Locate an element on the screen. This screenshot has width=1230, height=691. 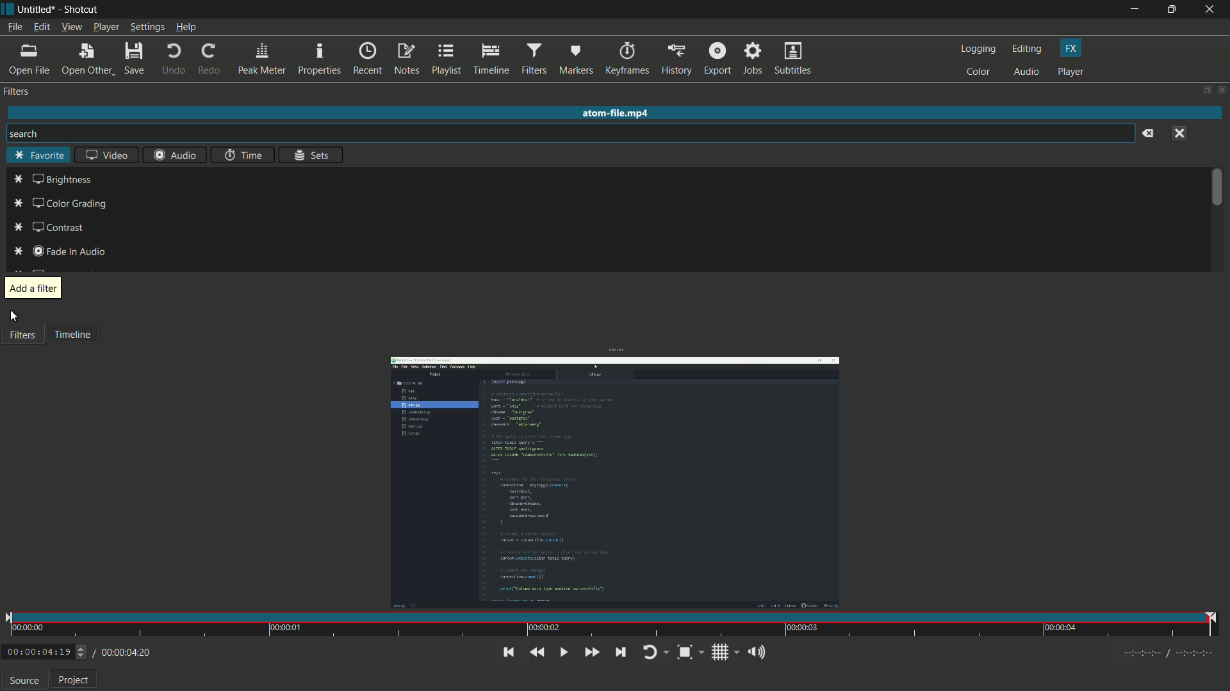
toggle play is located at coordinates (562, 652).